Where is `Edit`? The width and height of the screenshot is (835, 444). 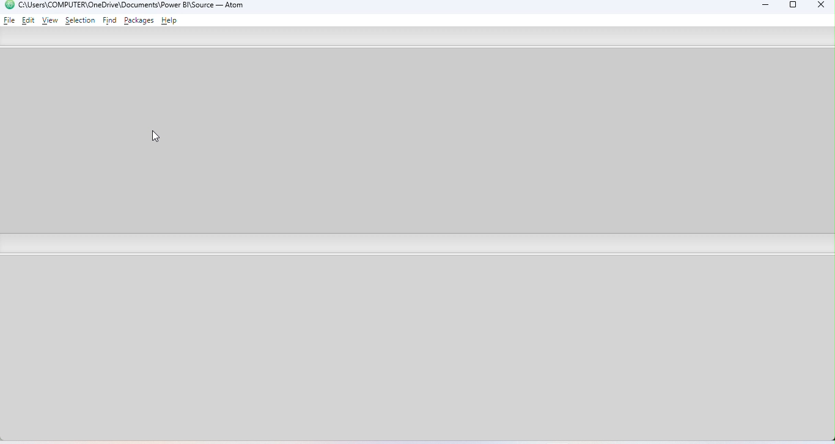 Edit is located at coordinates (29, 20).